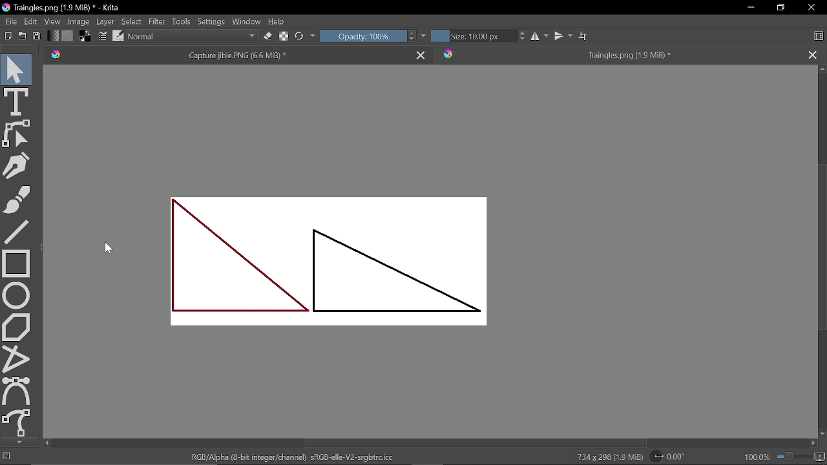 The image size is (827, 465). Describe the element at coordinates (18, 422) in the screenshot. I see `Freehand path tool` at that location.